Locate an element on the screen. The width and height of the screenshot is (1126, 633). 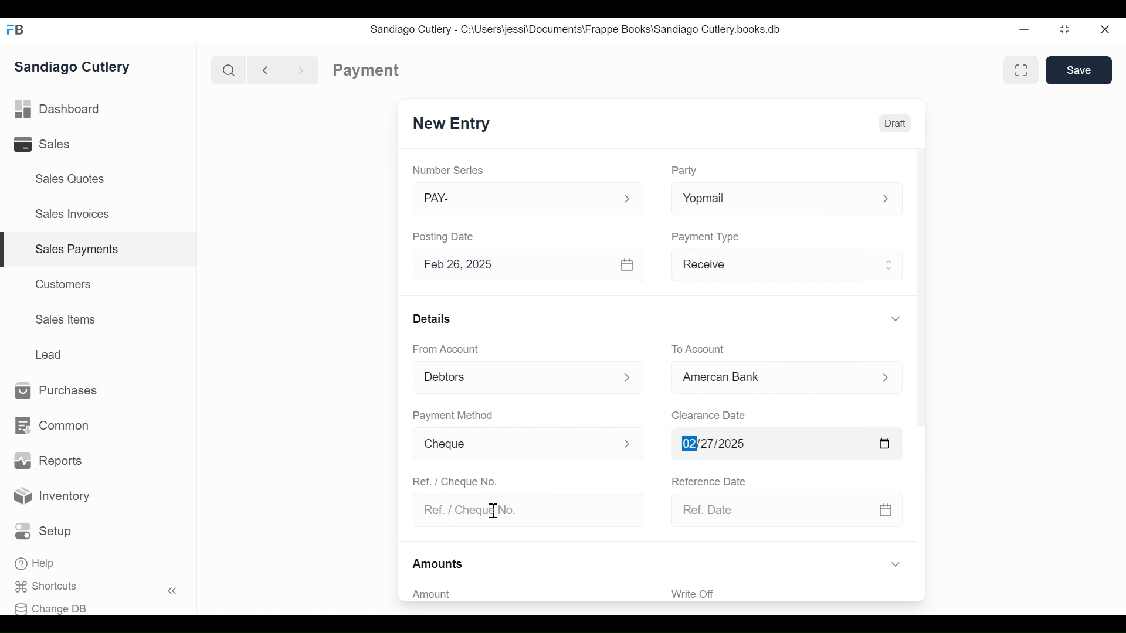
Help is located at coordinates (36, 564).